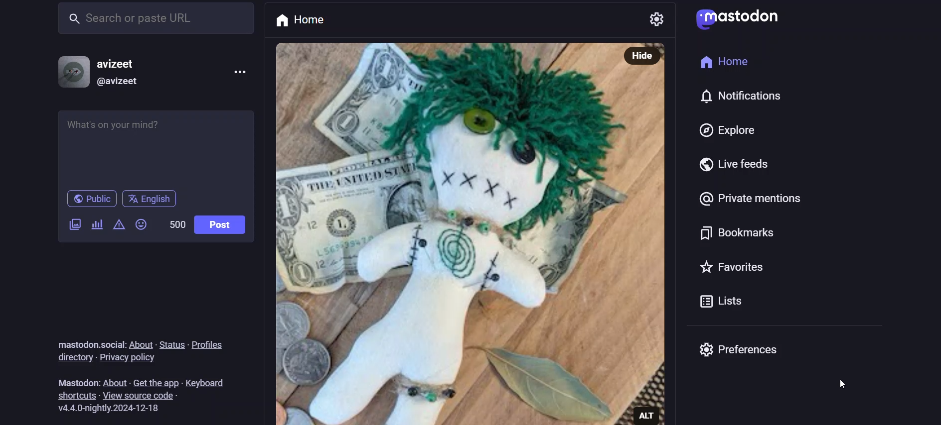 The width and height of the screenshot is (941, 425). What do you see at coordinates (750, 200) in the screenshot?
I see `private mentions` at bounding box center [750, 200].